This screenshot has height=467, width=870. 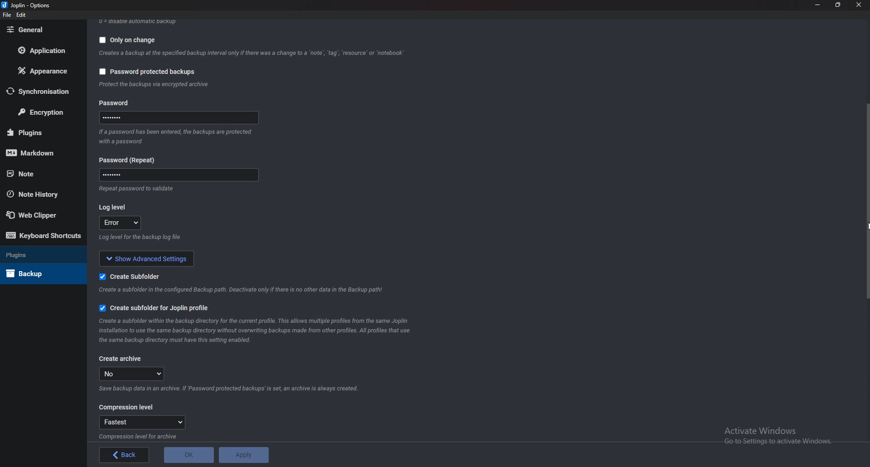 What do you see at coordinates (839, 5) in the screenshot?
I see `Resize` at bounding box center [839, 5].